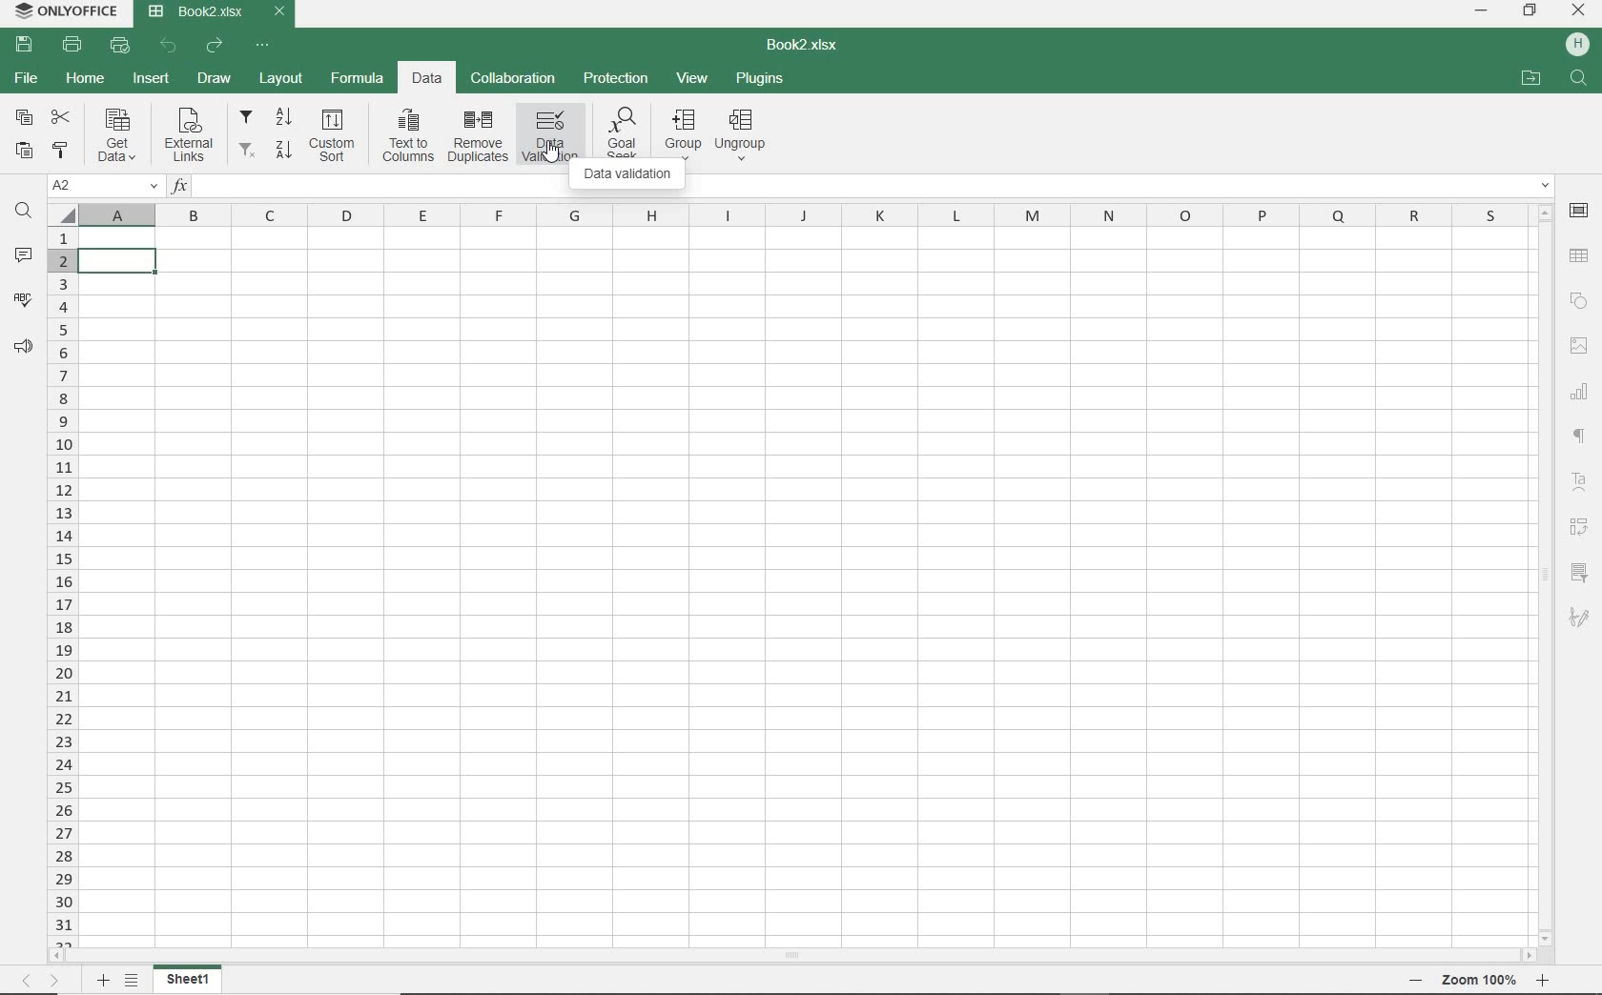 The height and width of the screenshot is (995, 1602). What do you see at coordinates (1579, 574) in the screenshot?
I see `SLICER` at bounding box center [1579, 574].